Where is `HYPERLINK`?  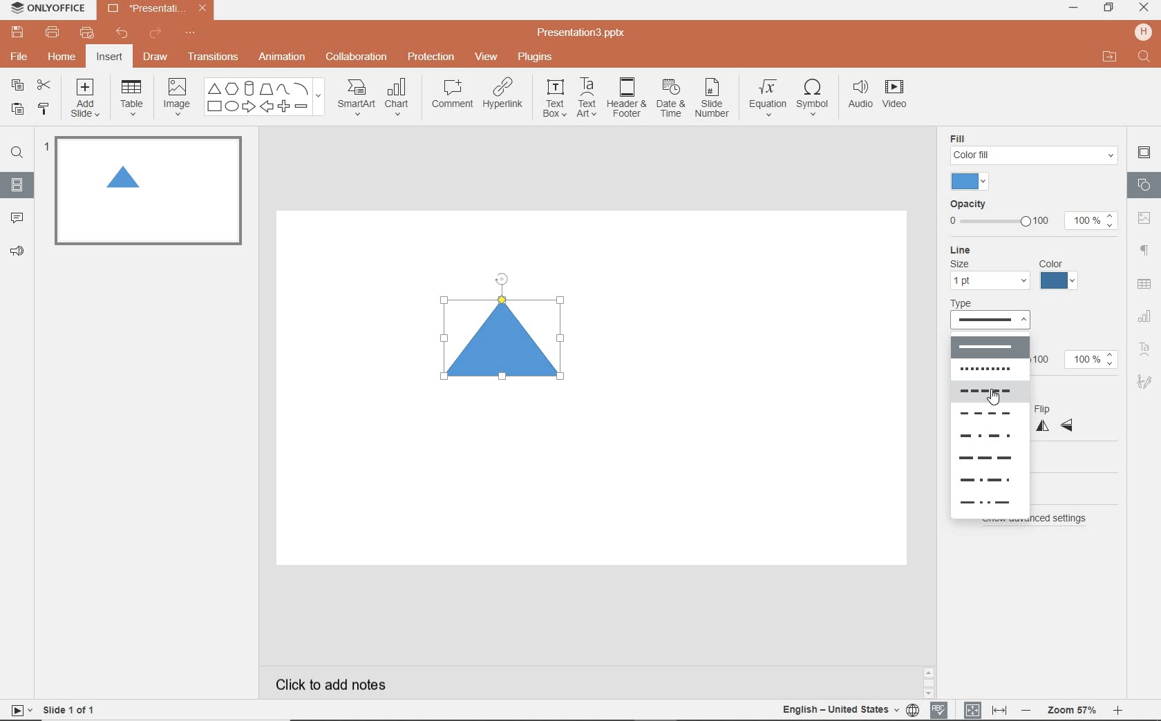
HYPERLINK is located at coordinates (503, 97).